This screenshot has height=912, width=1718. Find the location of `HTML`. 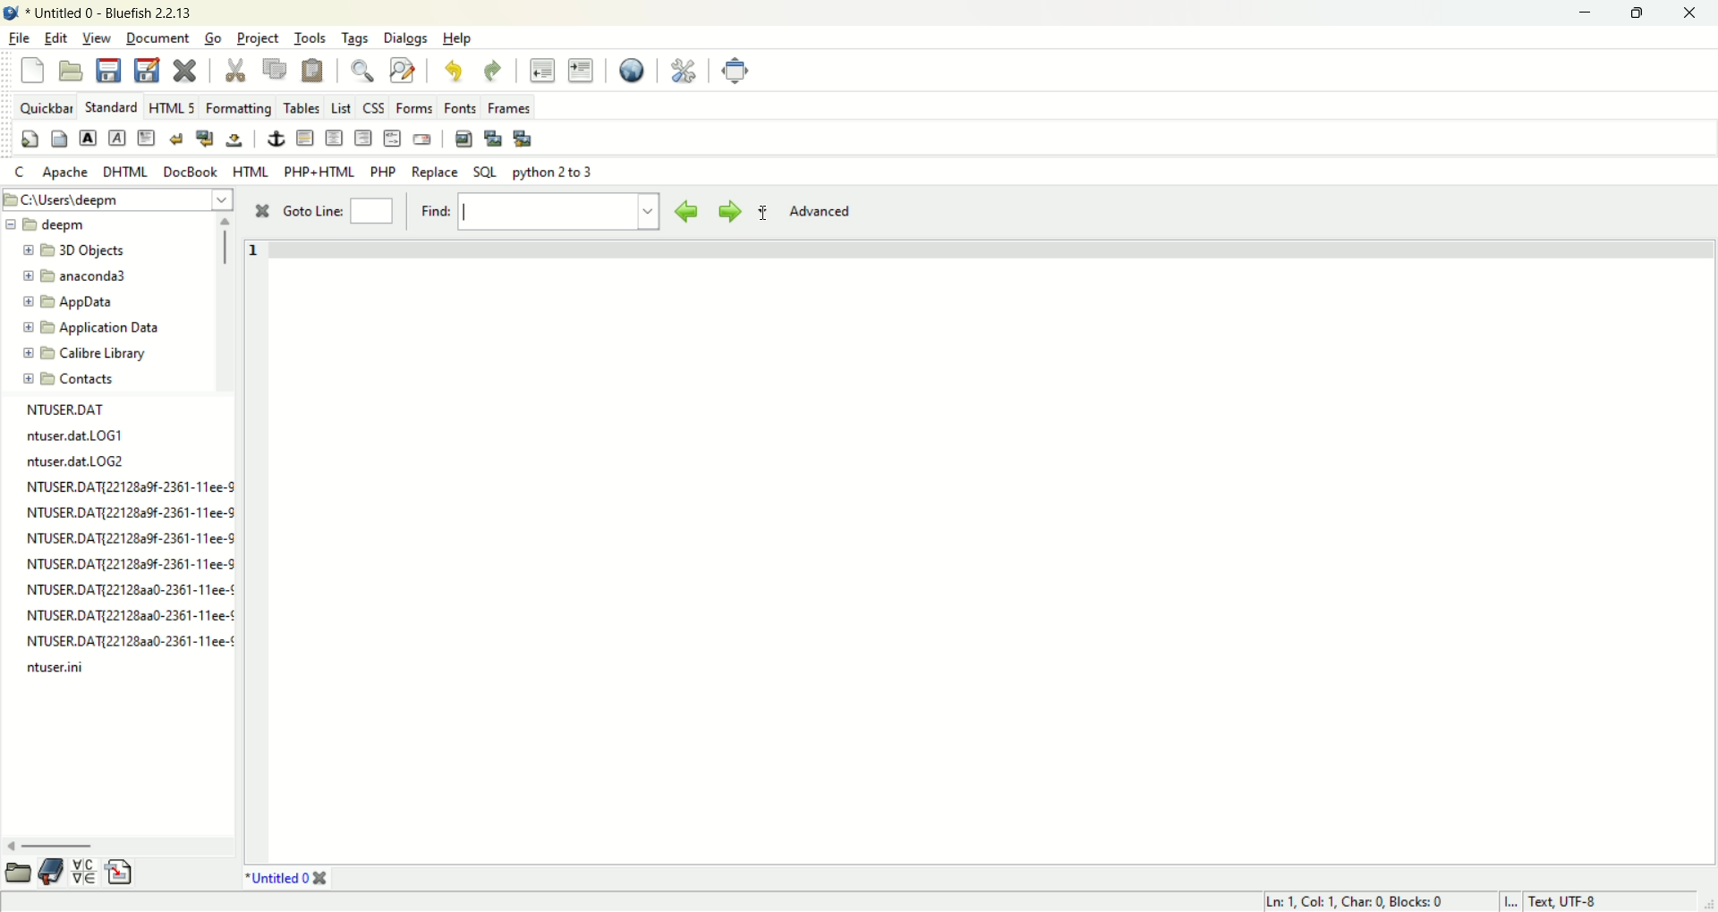

HTML is located at coordinates (251, 171).